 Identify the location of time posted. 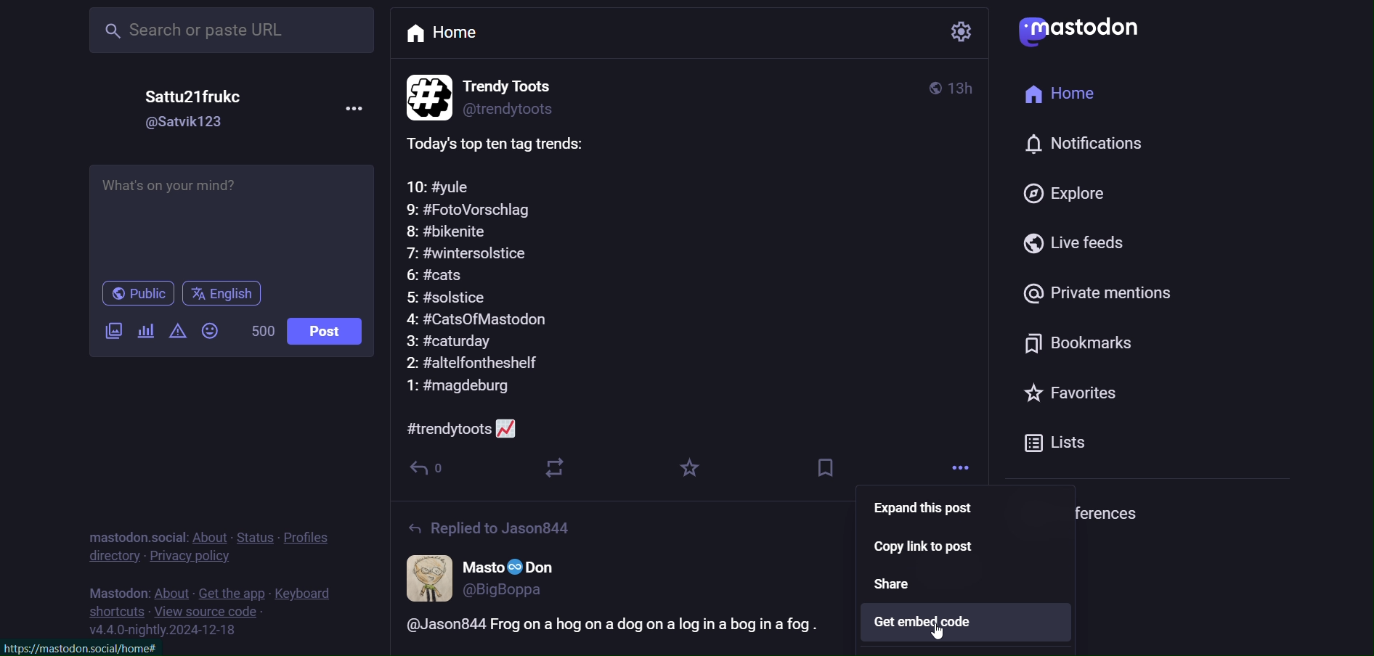
(967, 89).